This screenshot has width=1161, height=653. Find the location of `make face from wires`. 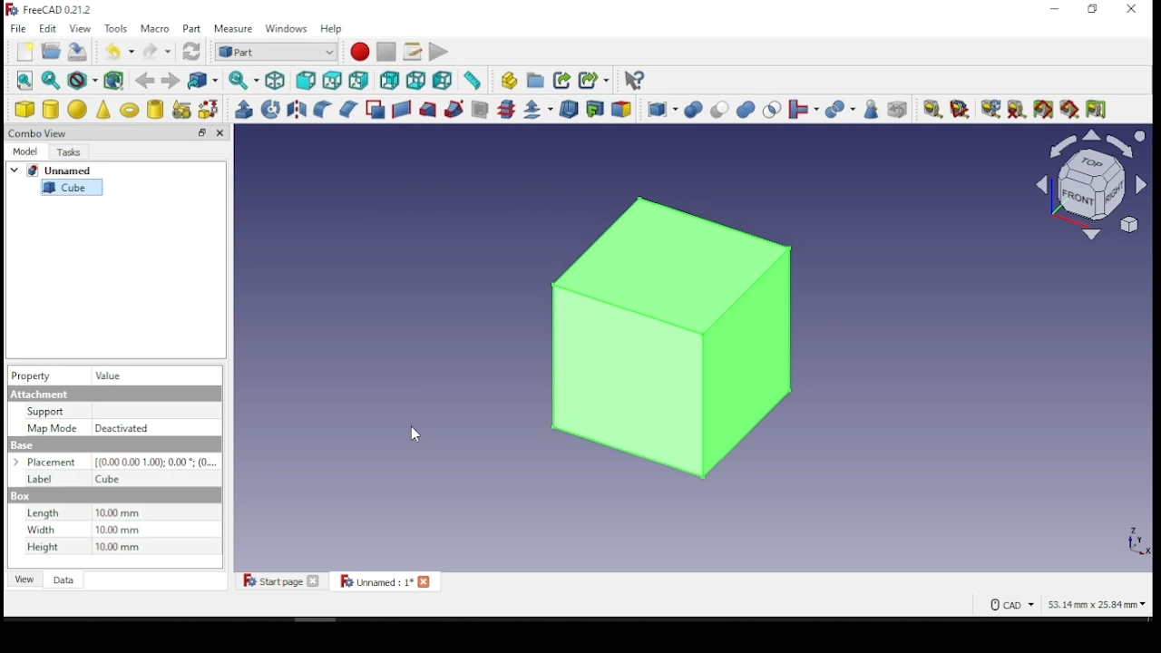

make face from wires is located at coordinates (376, 110).